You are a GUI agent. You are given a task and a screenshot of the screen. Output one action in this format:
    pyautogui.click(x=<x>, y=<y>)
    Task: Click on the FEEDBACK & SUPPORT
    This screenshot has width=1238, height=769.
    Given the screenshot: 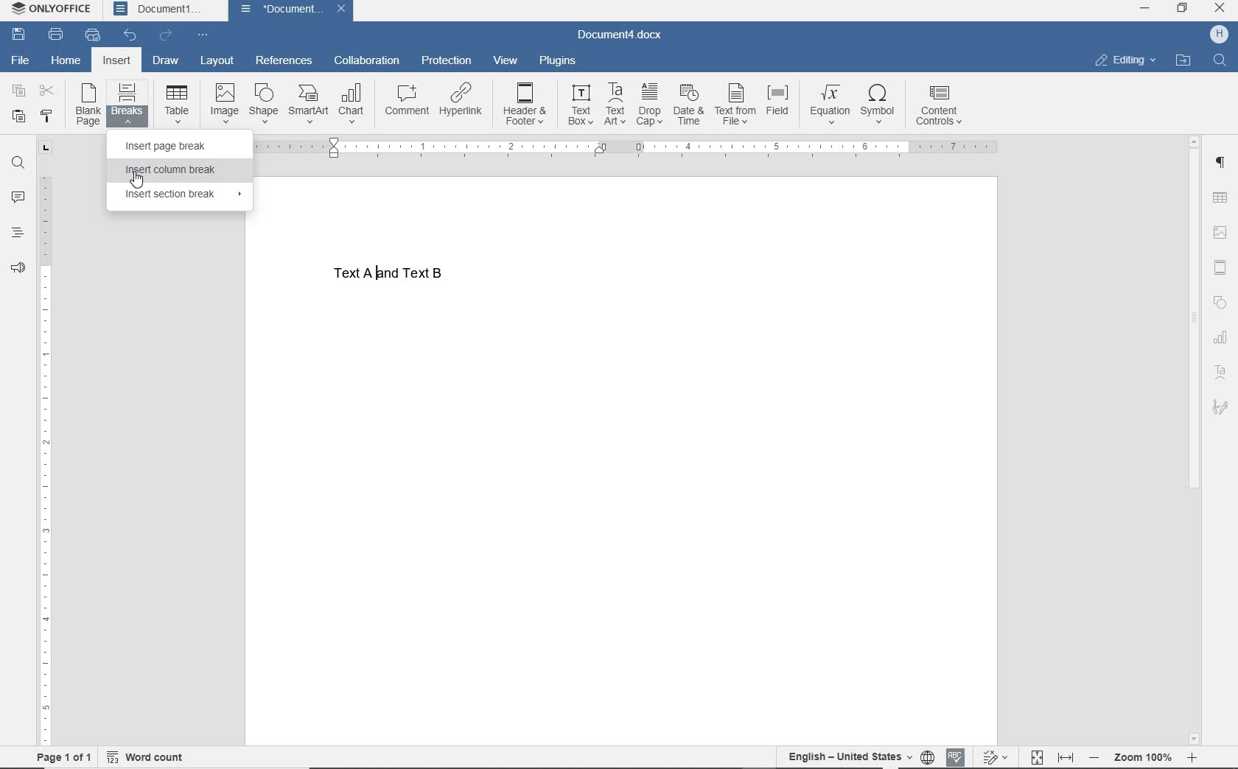 What is the action you would take?
    pyautogui.click(x=17, y=267)
    